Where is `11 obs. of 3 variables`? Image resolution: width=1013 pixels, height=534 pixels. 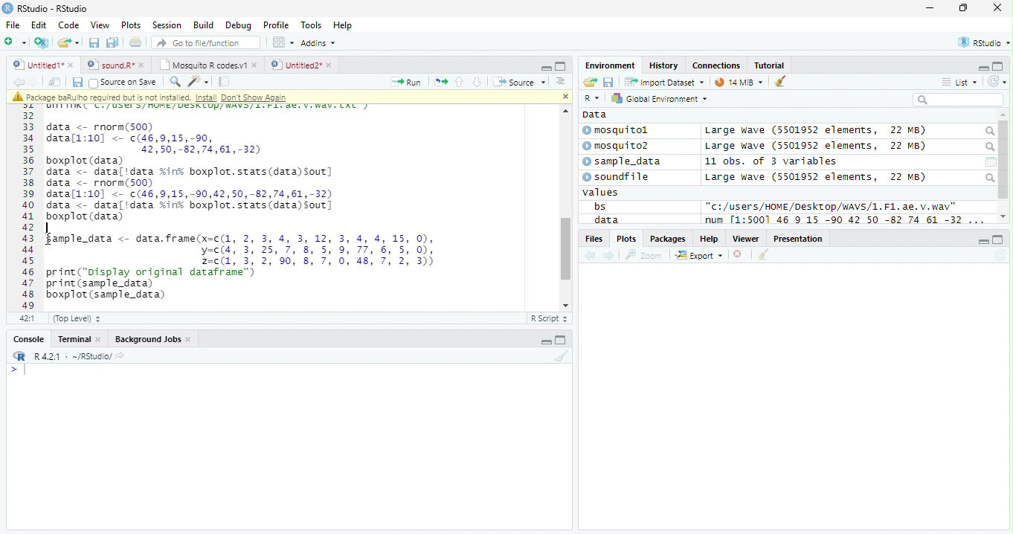
11 obs. of 3 variables is located at coordinates (771, 161).